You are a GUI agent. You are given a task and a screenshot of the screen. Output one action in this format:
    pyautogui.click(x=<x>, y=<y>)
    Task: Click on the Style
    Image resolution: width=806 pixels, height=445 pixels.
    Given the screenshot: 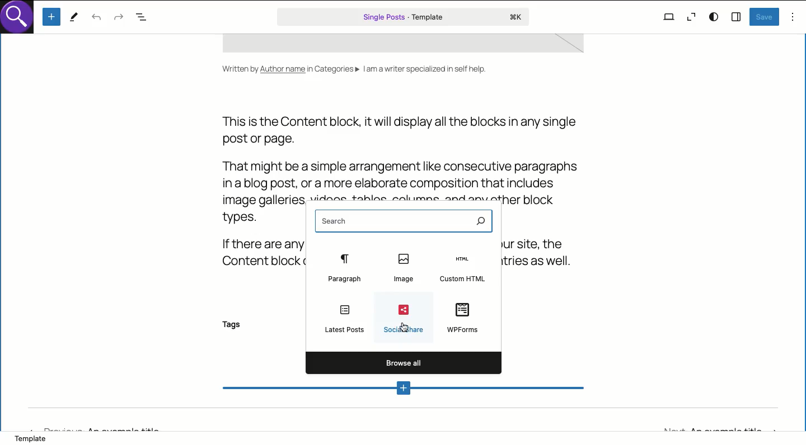 What is the action you would take?
    pyautogui.click(x=715, y=17)
    